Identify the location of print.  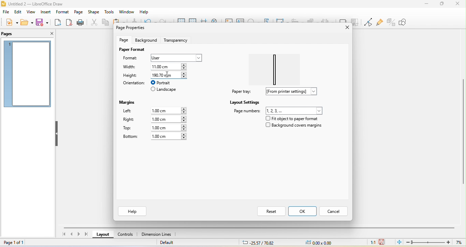
(80, 23).